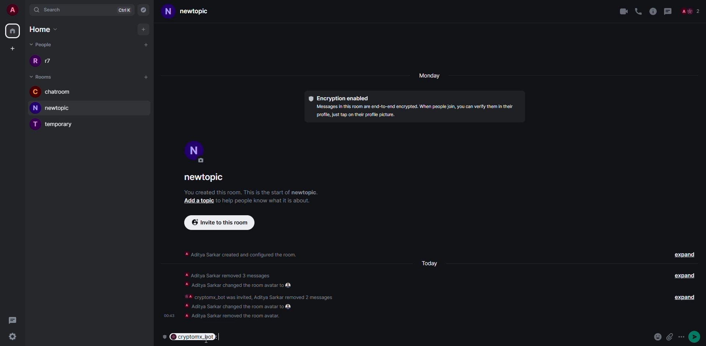 The width and height of the screenshot is (706, 346). Describe the element at coordinates (675, 337) in the screenshot. I see `attach` at that location.